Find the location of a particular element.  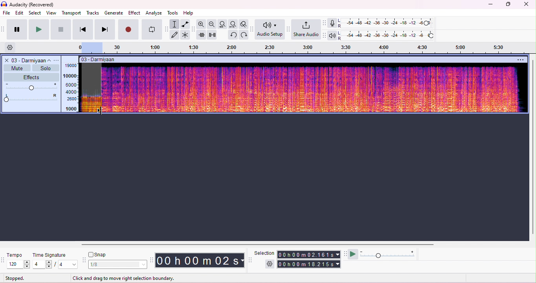

Audio setup is located at coordinates (270, 29).